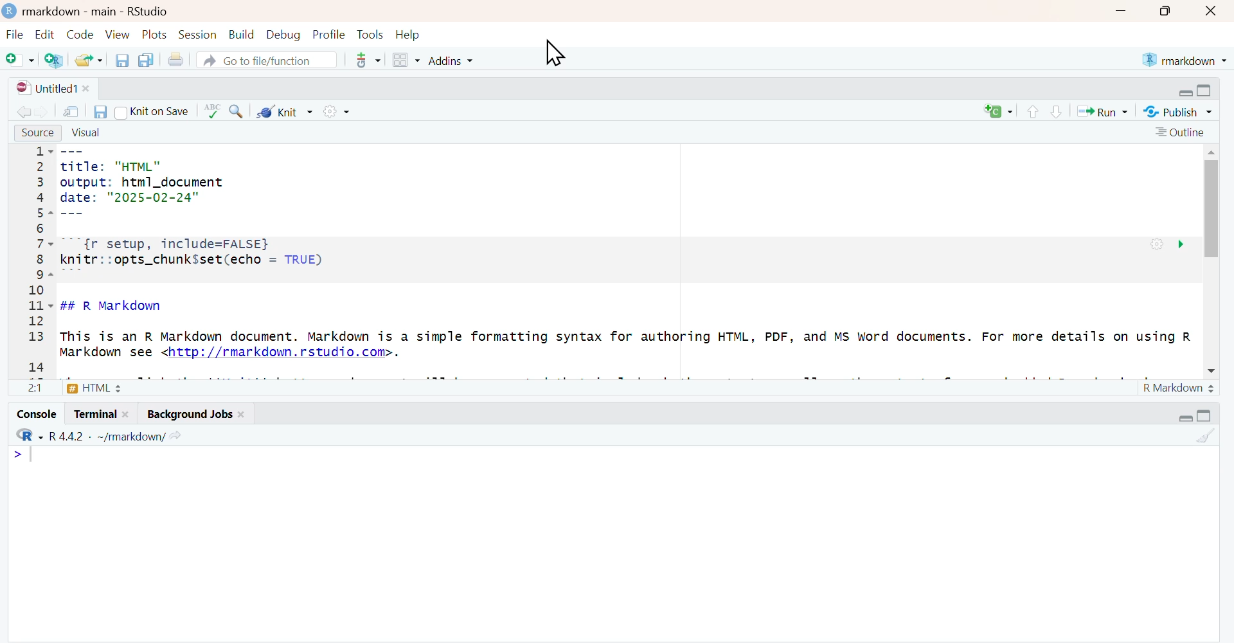 This screenshot has width=1234, height=643. I want to click on workspace panes, so click(405, 60).